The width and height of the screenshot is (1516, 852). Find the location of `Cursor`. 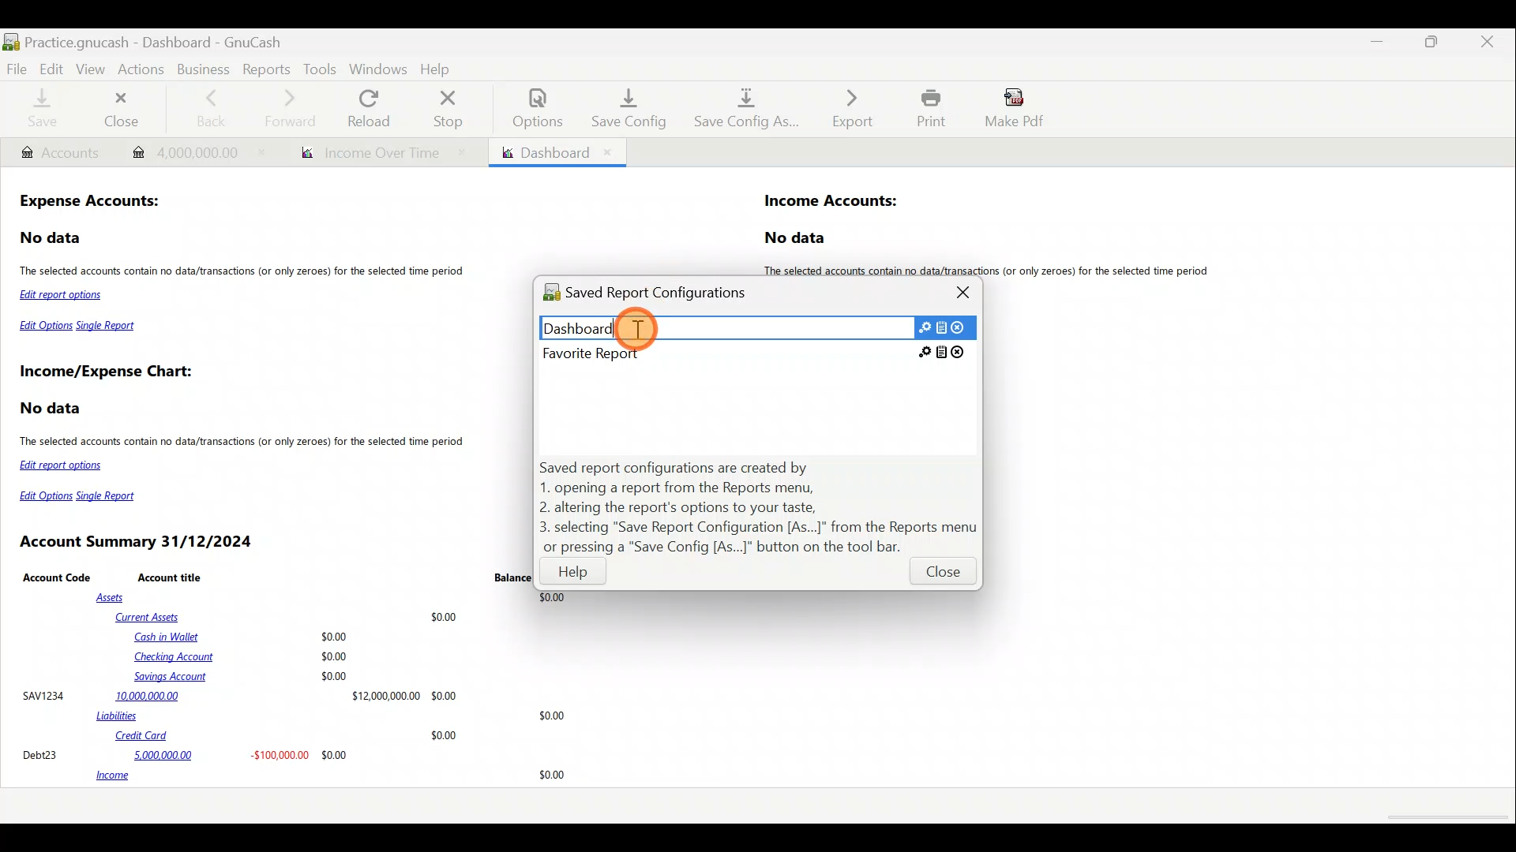

Cursor is located at coordinates (637, 327).